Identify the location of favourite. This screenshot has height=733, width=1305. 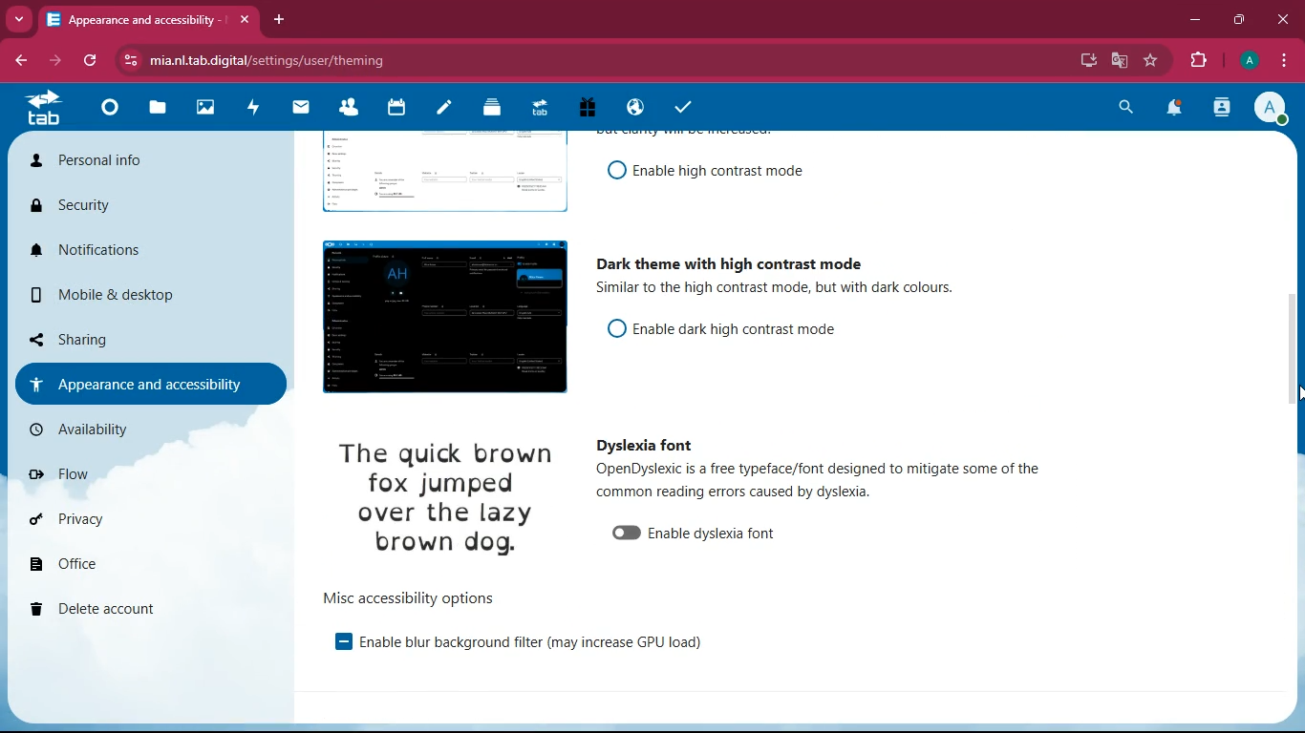
(1147, 61).